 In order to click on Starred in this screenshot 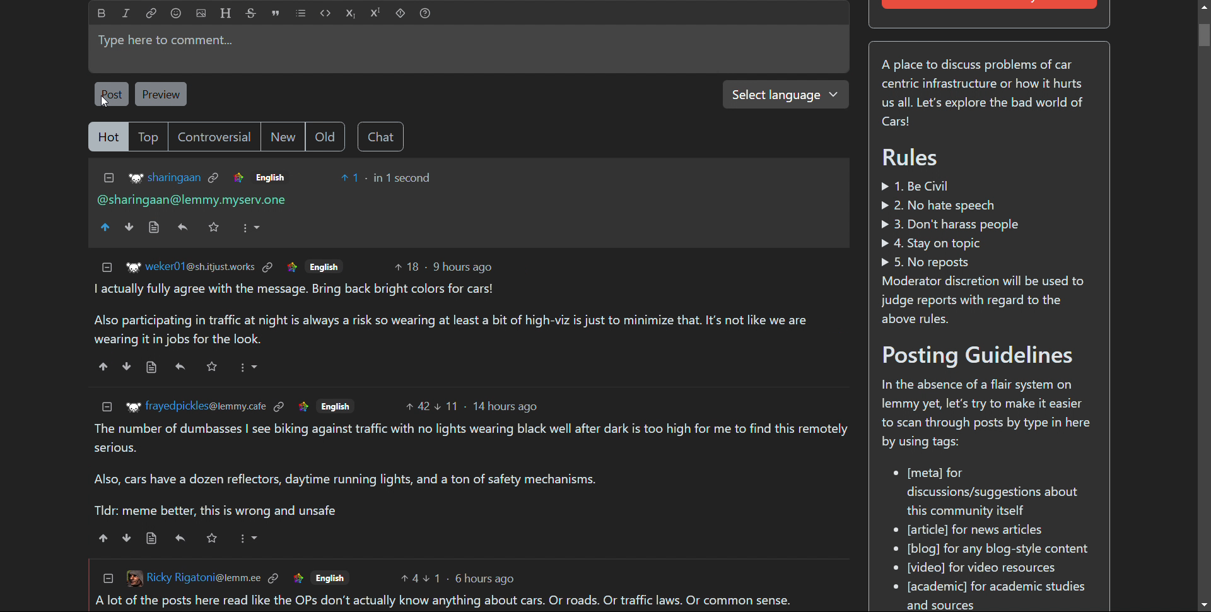, I will do `click(214, 227)`.